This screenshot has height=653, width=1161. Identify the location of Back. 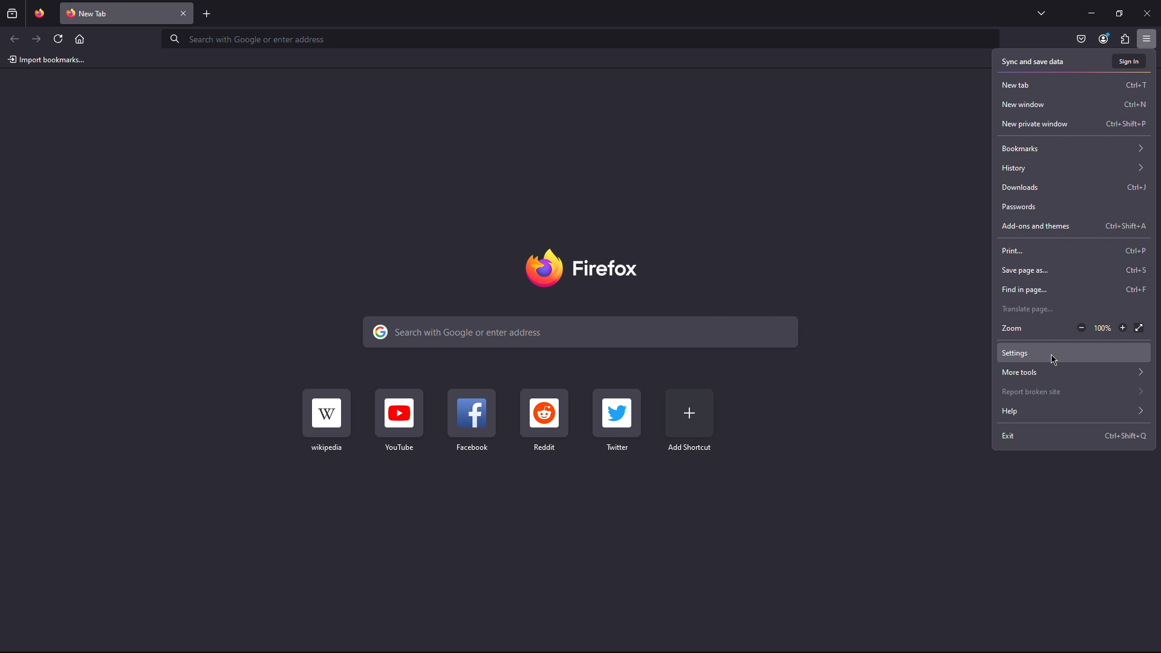
(15, 39).